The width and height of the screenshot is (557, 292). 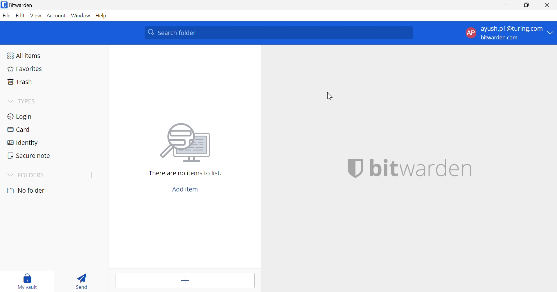 What do you see at coordinates (279, 33) in the screenshot?
I see `Search Vault` at bounding box center [279, 33].